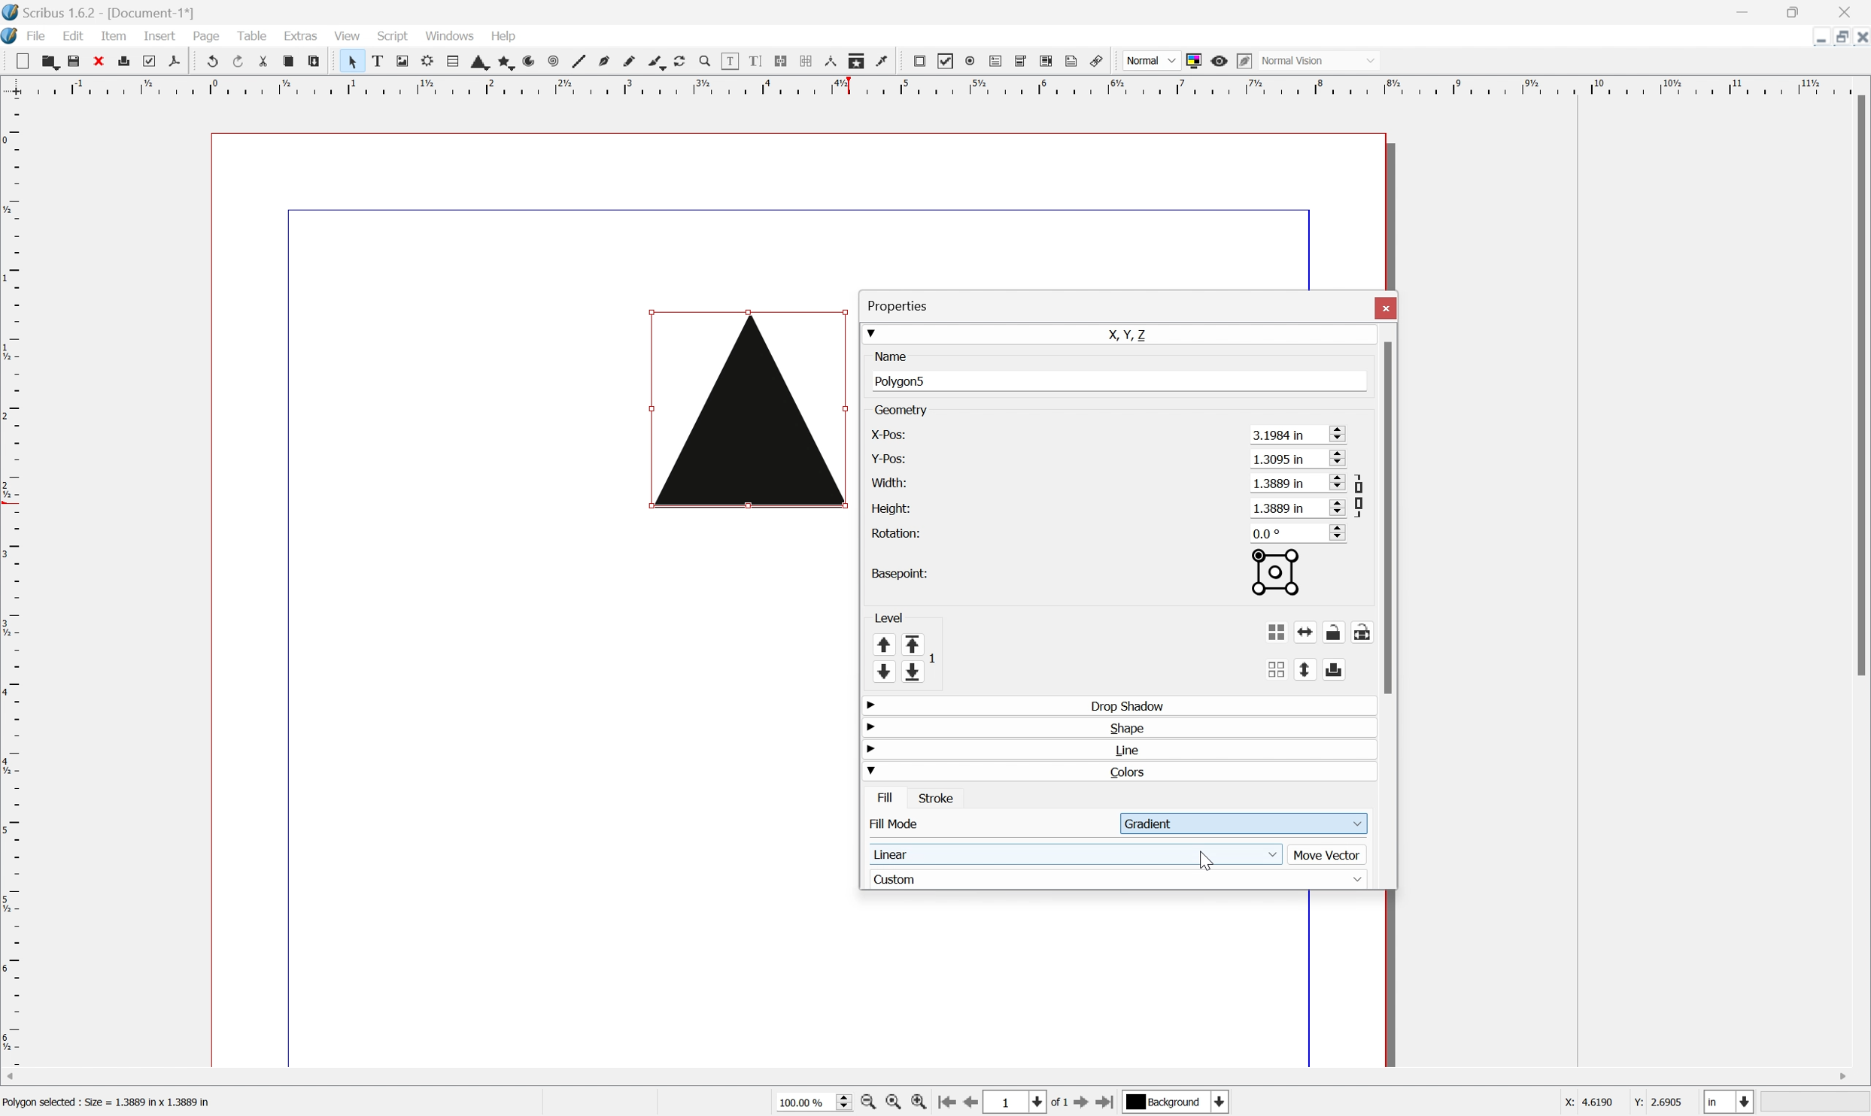 This screenshot has height=1116, width=1871. What do you see at coordinates (904, 381) in the screenshot?
I see `Polygon5` at bounding box center [904, 381].